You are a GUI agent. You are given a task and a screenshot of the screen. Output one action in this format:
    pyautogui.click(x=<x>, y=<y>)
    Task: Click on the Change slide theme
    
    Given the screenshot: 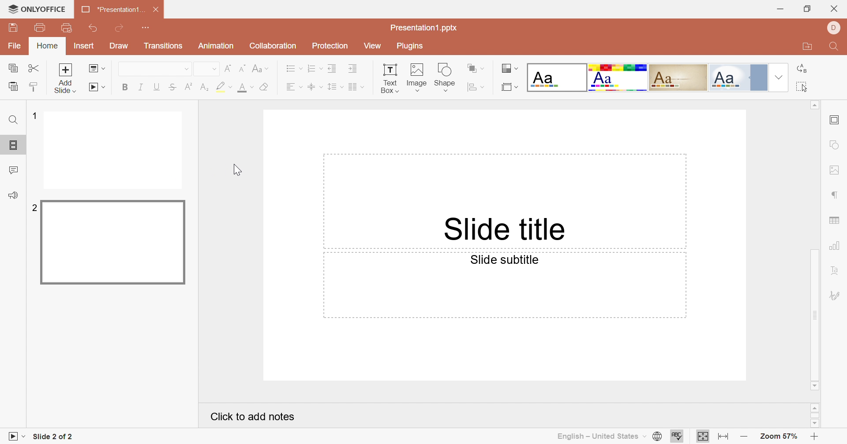 What is the action you would take?
    pyautogui.click(x=506, y=67)
    